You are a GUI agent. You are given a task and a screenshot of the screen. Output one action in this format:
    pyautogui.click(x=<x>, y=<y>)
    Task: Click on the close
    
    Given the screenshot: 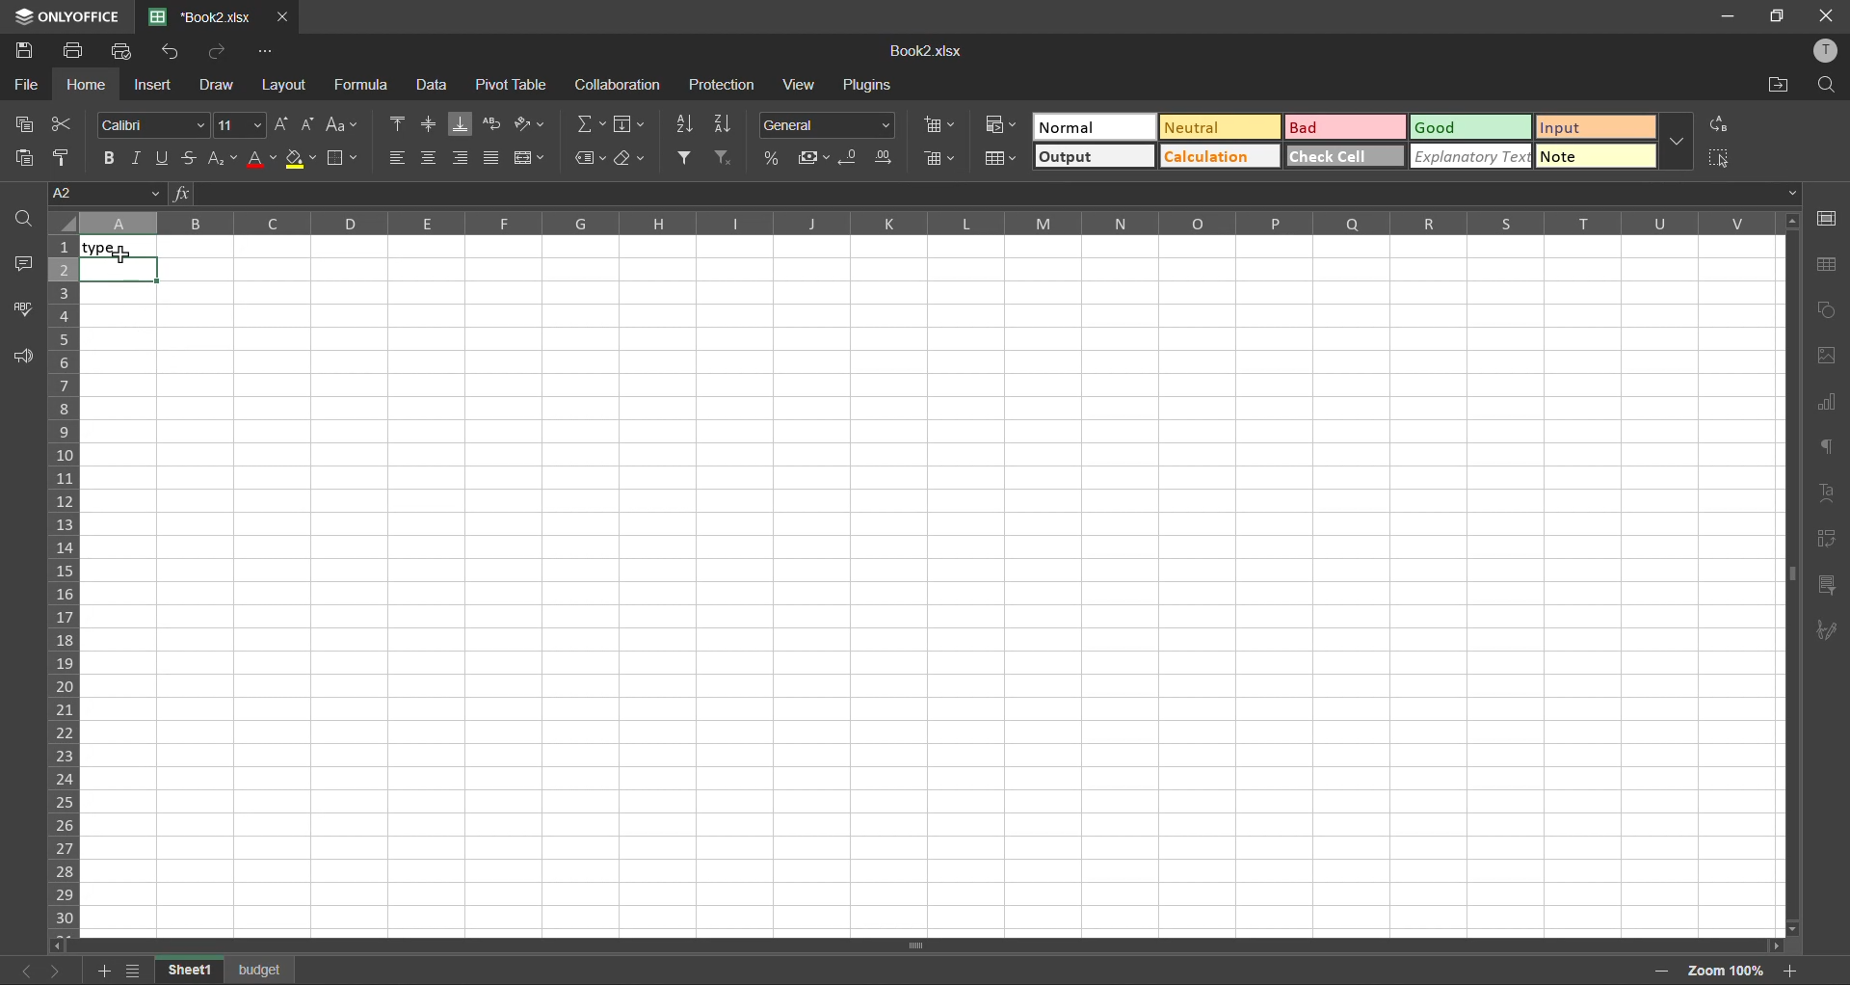 What is the action you would take?
    pyautogui.click(x=1825, y=14)
    